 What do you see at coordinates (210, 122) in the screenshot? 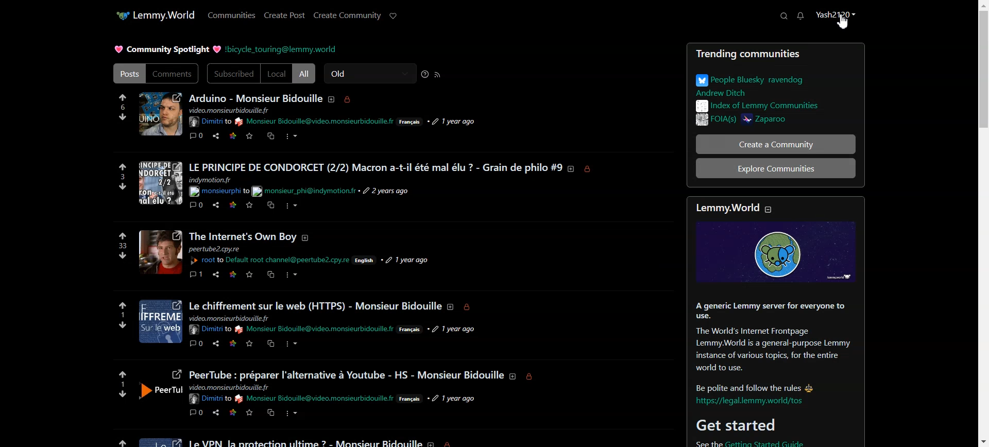
I see `Hyperlink` at bounding box center [210, 122].